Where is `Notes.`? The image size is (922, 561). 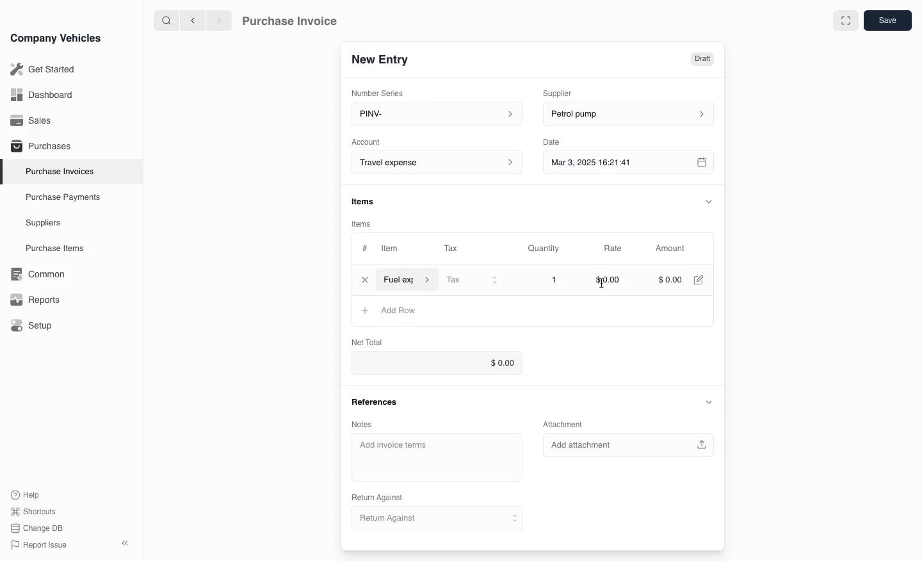 Notes. is located at coordinates (369, 422).